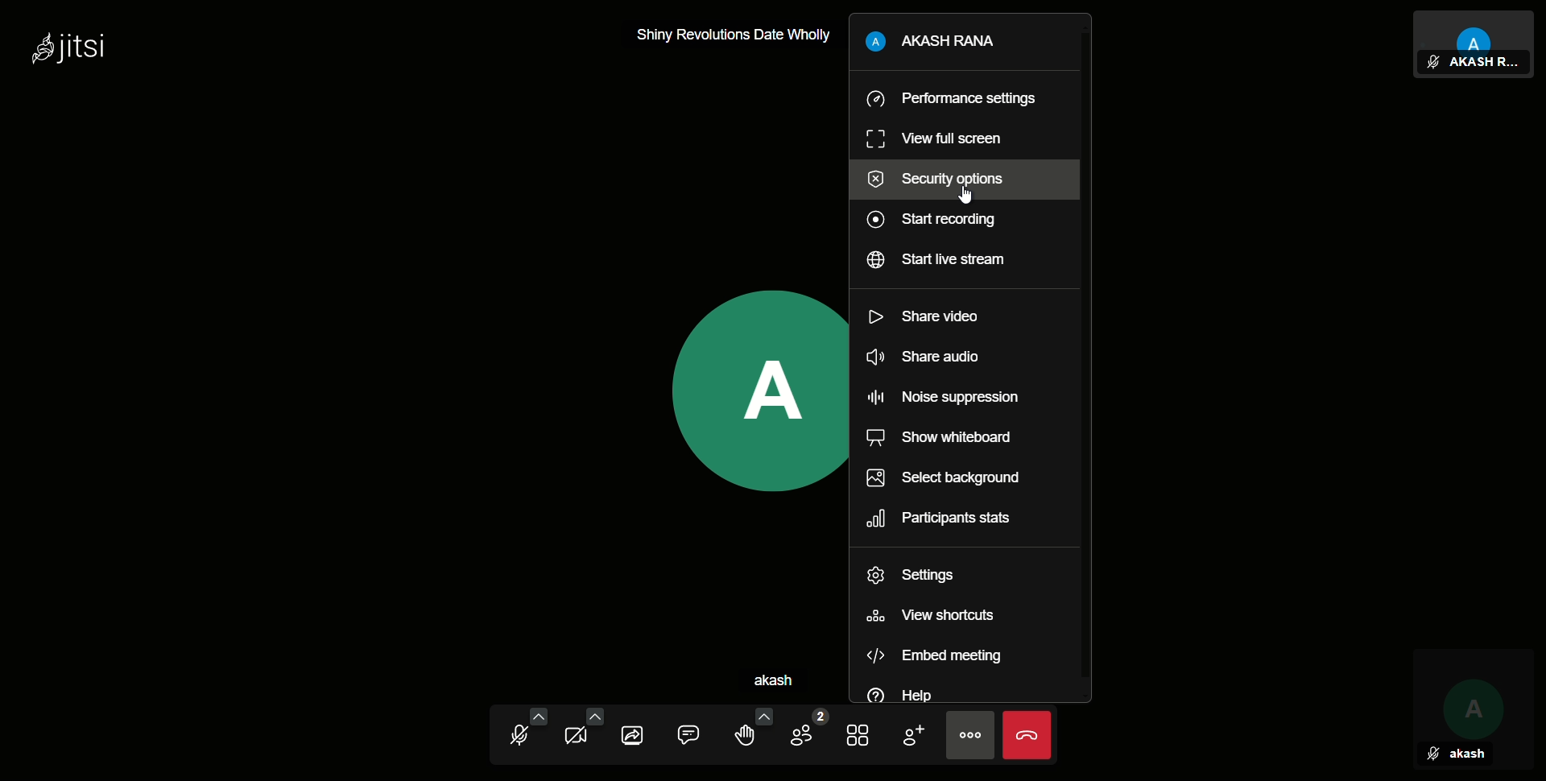 This screenshot has width=1546, height=781. Describe the element at coordinates (899, 695) in the screenshot. I see `help` at that location.